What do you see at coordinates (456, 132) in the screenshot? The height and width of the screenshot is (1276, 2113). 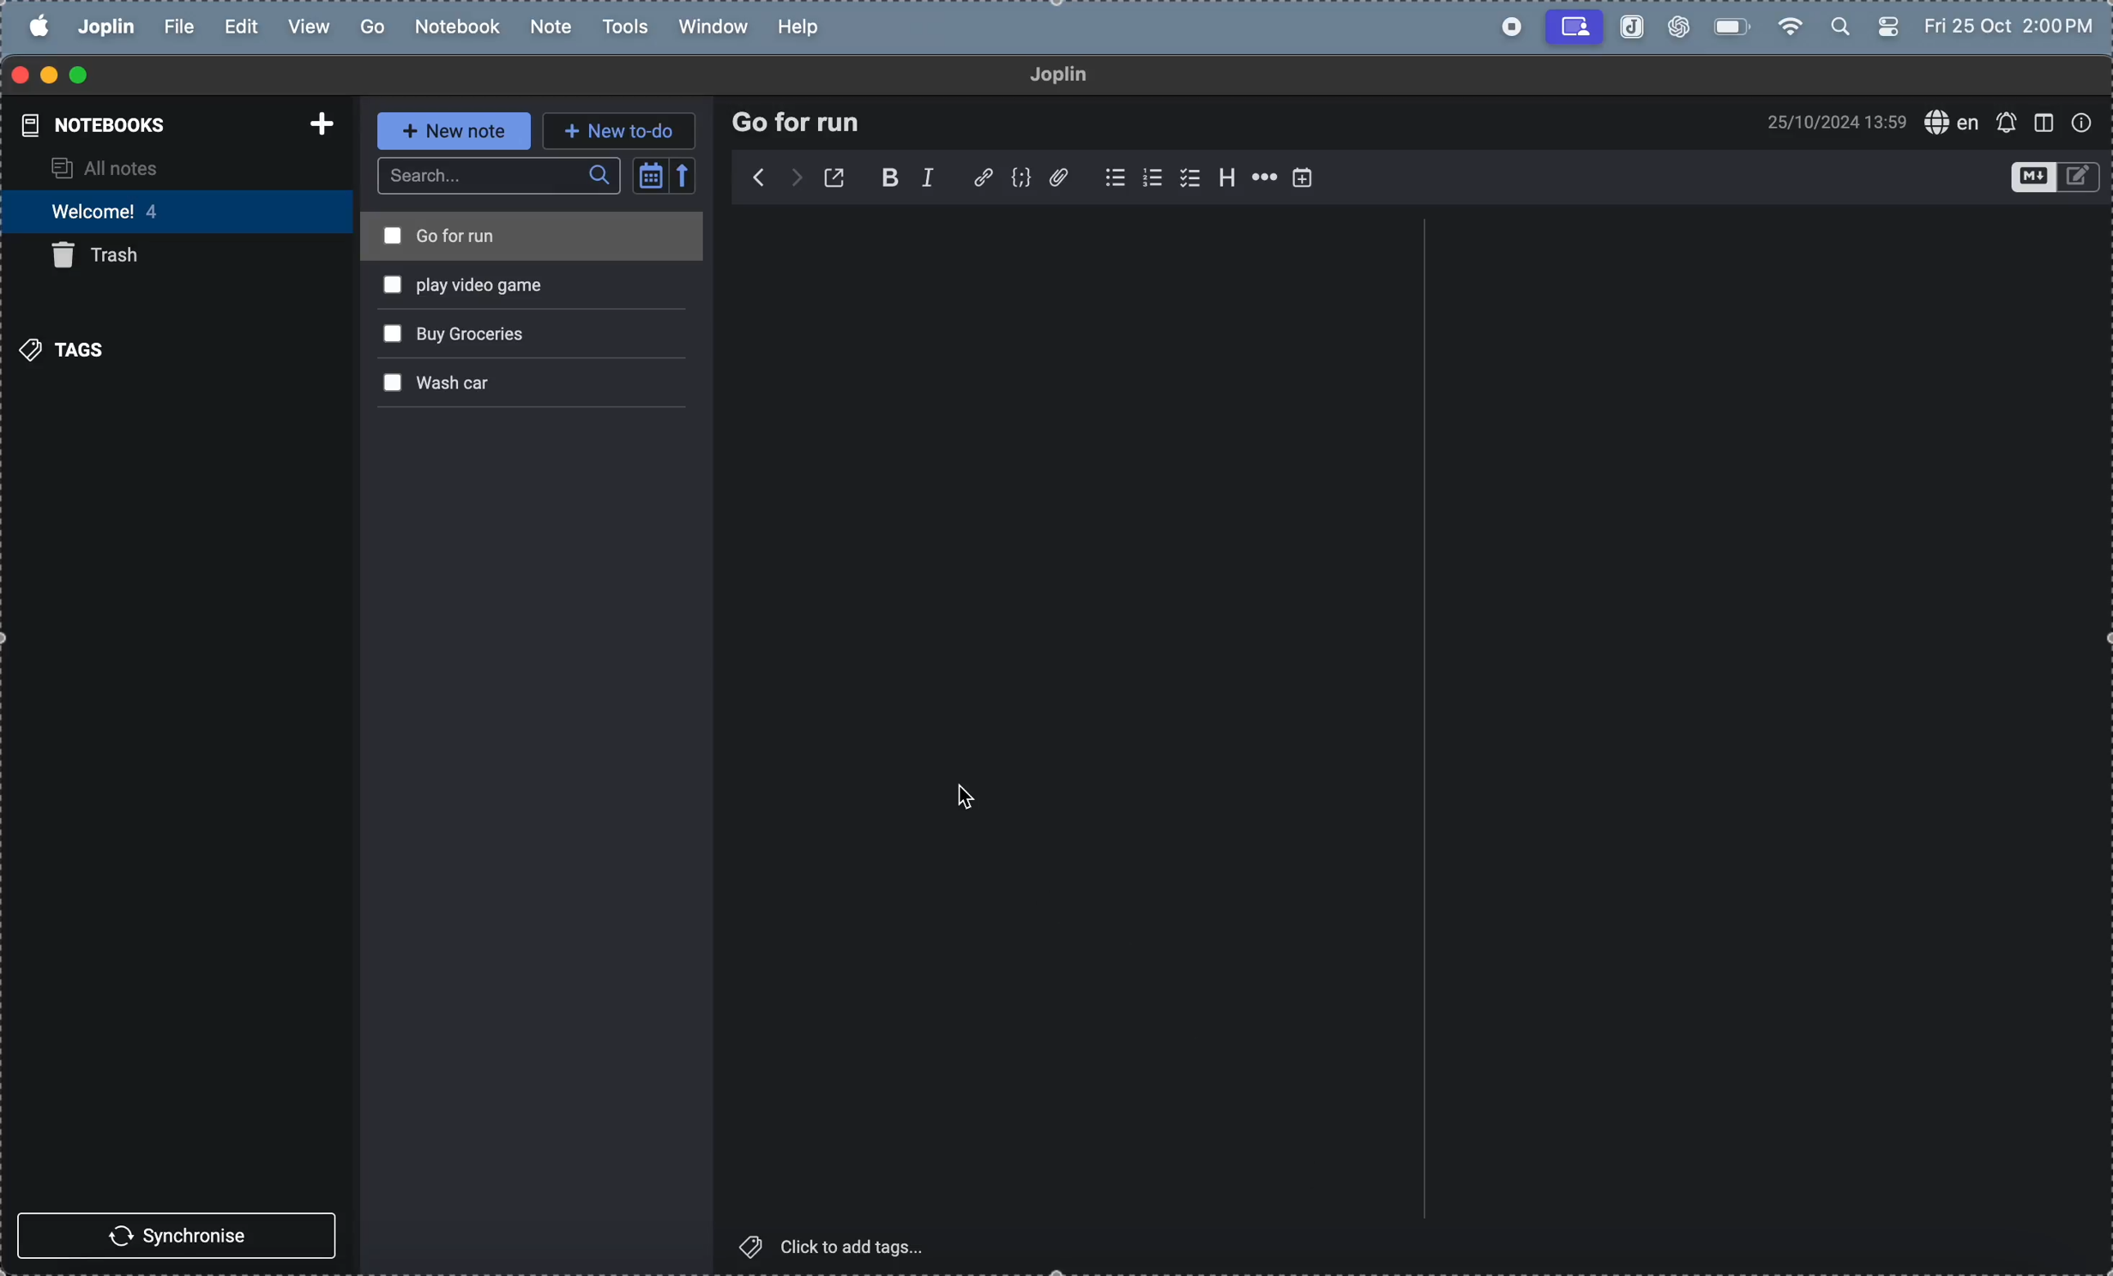 I see `new note` at bounding box center [456, 132].